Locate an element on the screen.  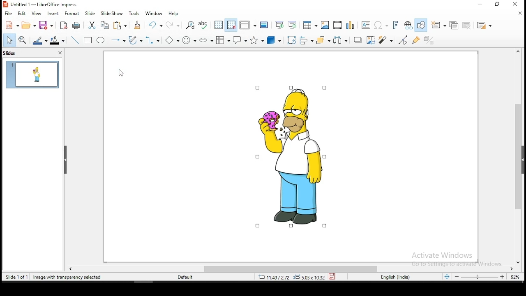
copy is located at coordinates (106, 25).